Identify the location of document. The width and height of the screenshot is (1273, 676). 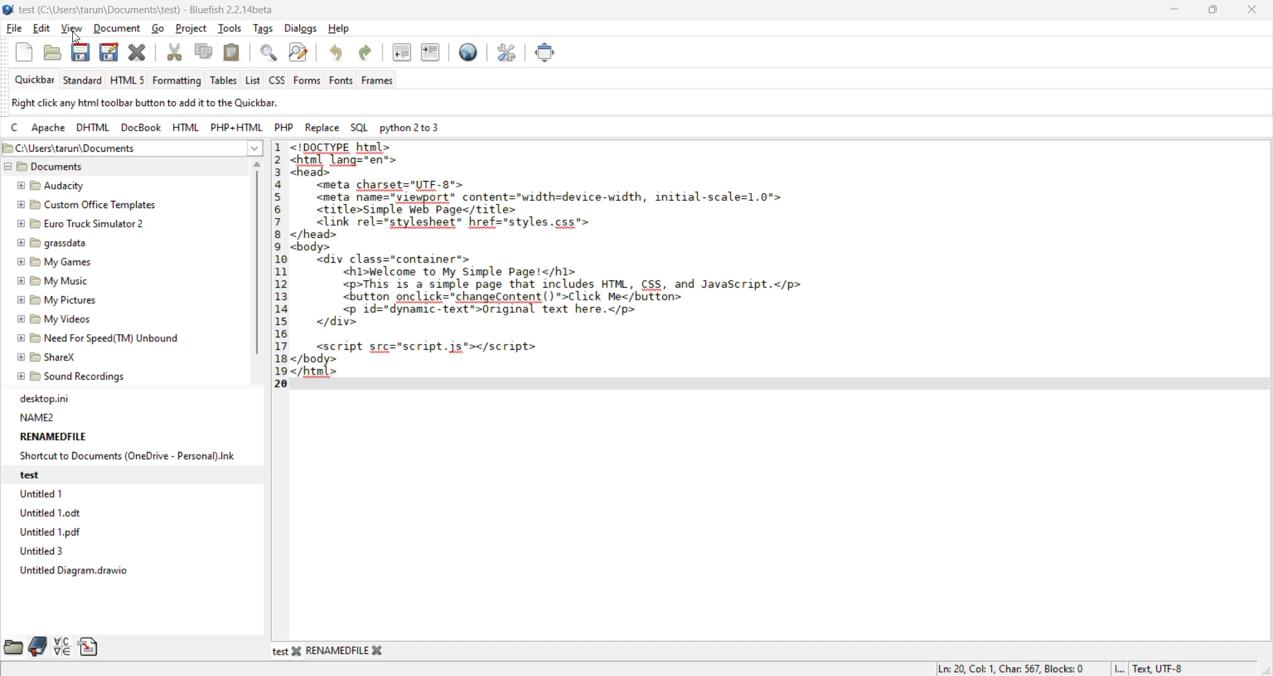
(116, 28).